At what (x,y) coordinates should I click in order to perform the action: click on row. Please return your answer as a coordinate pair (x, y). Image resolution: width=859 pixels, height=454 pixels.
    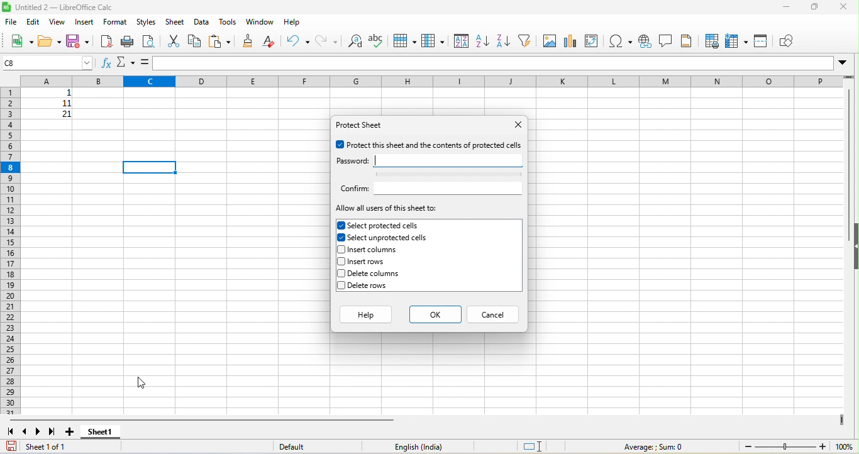
    Looking at the image, I should click on (404, 40).